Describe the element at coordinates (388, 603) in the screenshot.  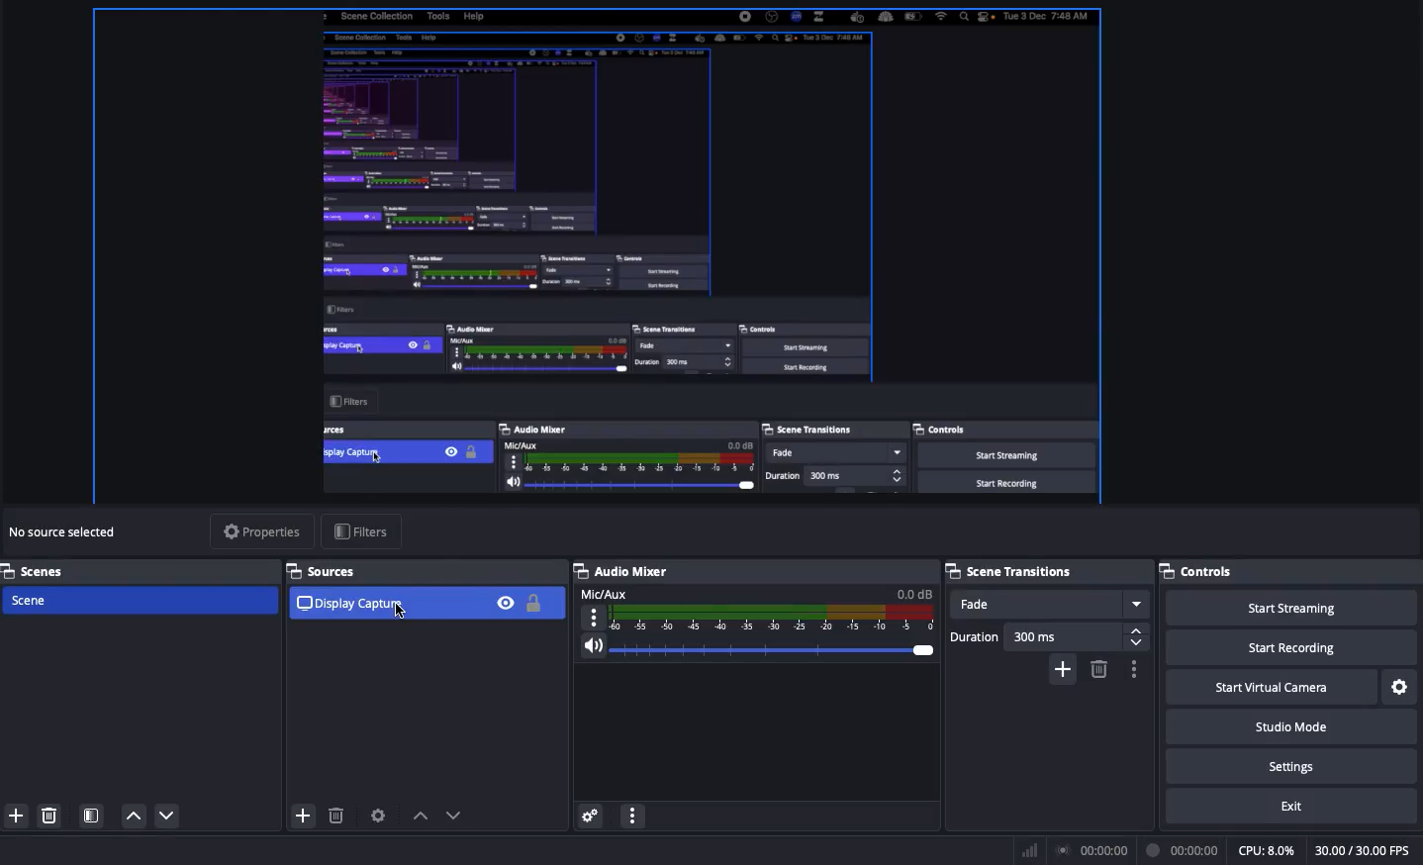
I see `Display capture` at that location.